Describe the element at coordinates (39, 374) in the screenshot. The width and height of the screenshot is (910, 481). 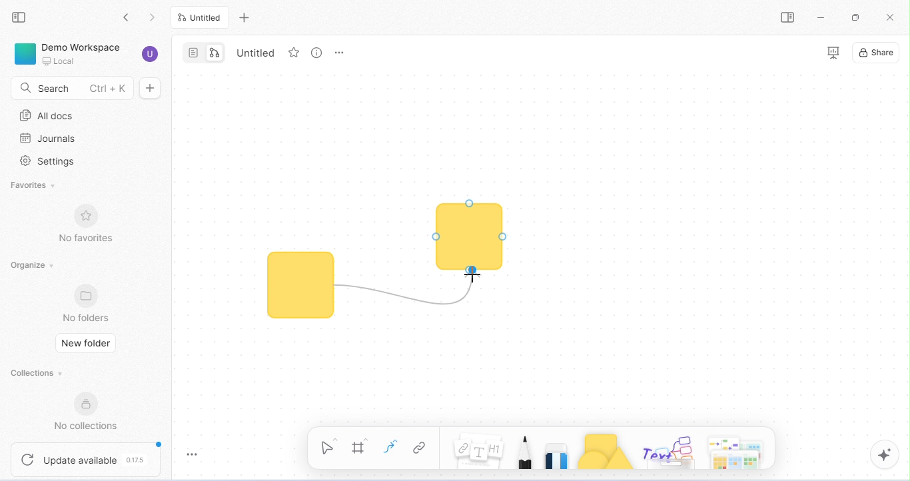
I see `collections` at that location.